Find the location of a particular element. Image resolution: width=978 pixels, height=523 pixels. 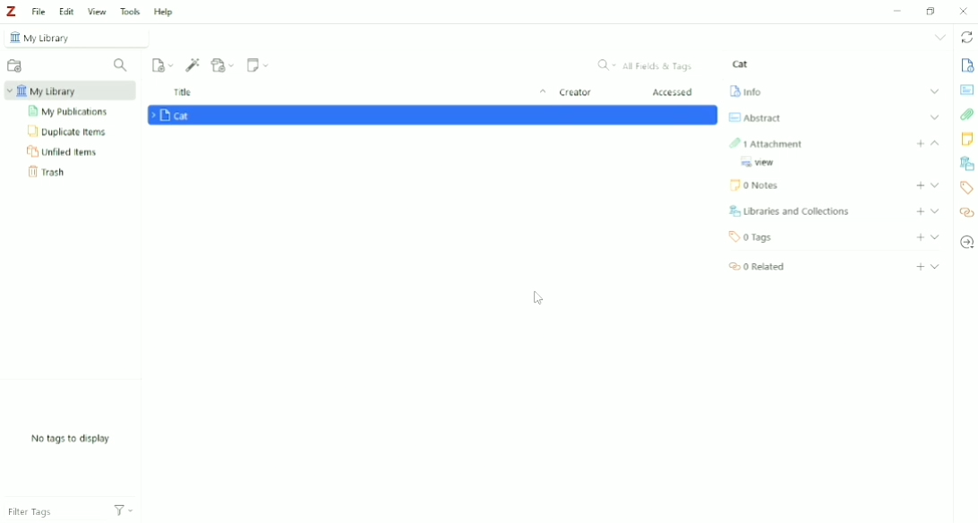

Close is located at coordinates (963, 11).